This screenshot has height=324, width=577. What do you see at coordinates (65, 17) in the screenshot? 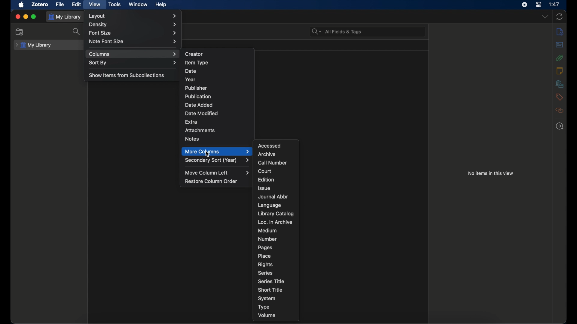
I see `my library` at bounding box center [65, 17].